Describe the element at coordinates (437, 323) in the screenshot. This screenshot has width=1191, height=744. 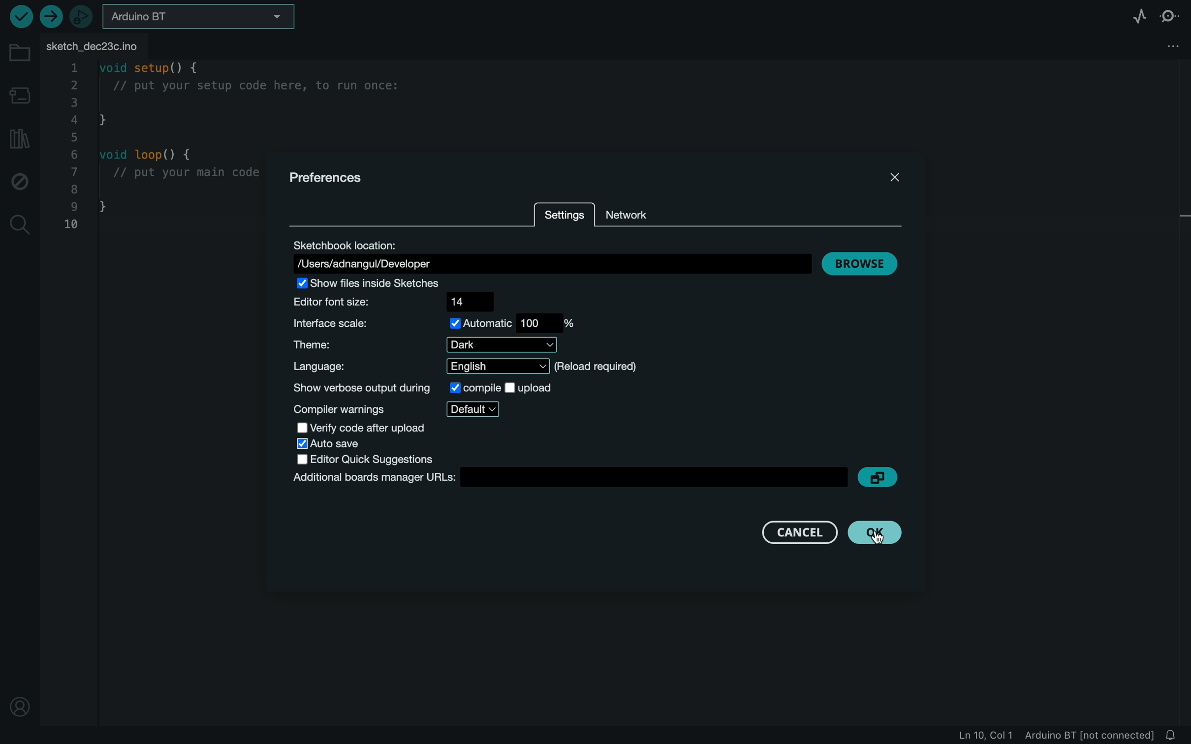
I see `scale` at that location.